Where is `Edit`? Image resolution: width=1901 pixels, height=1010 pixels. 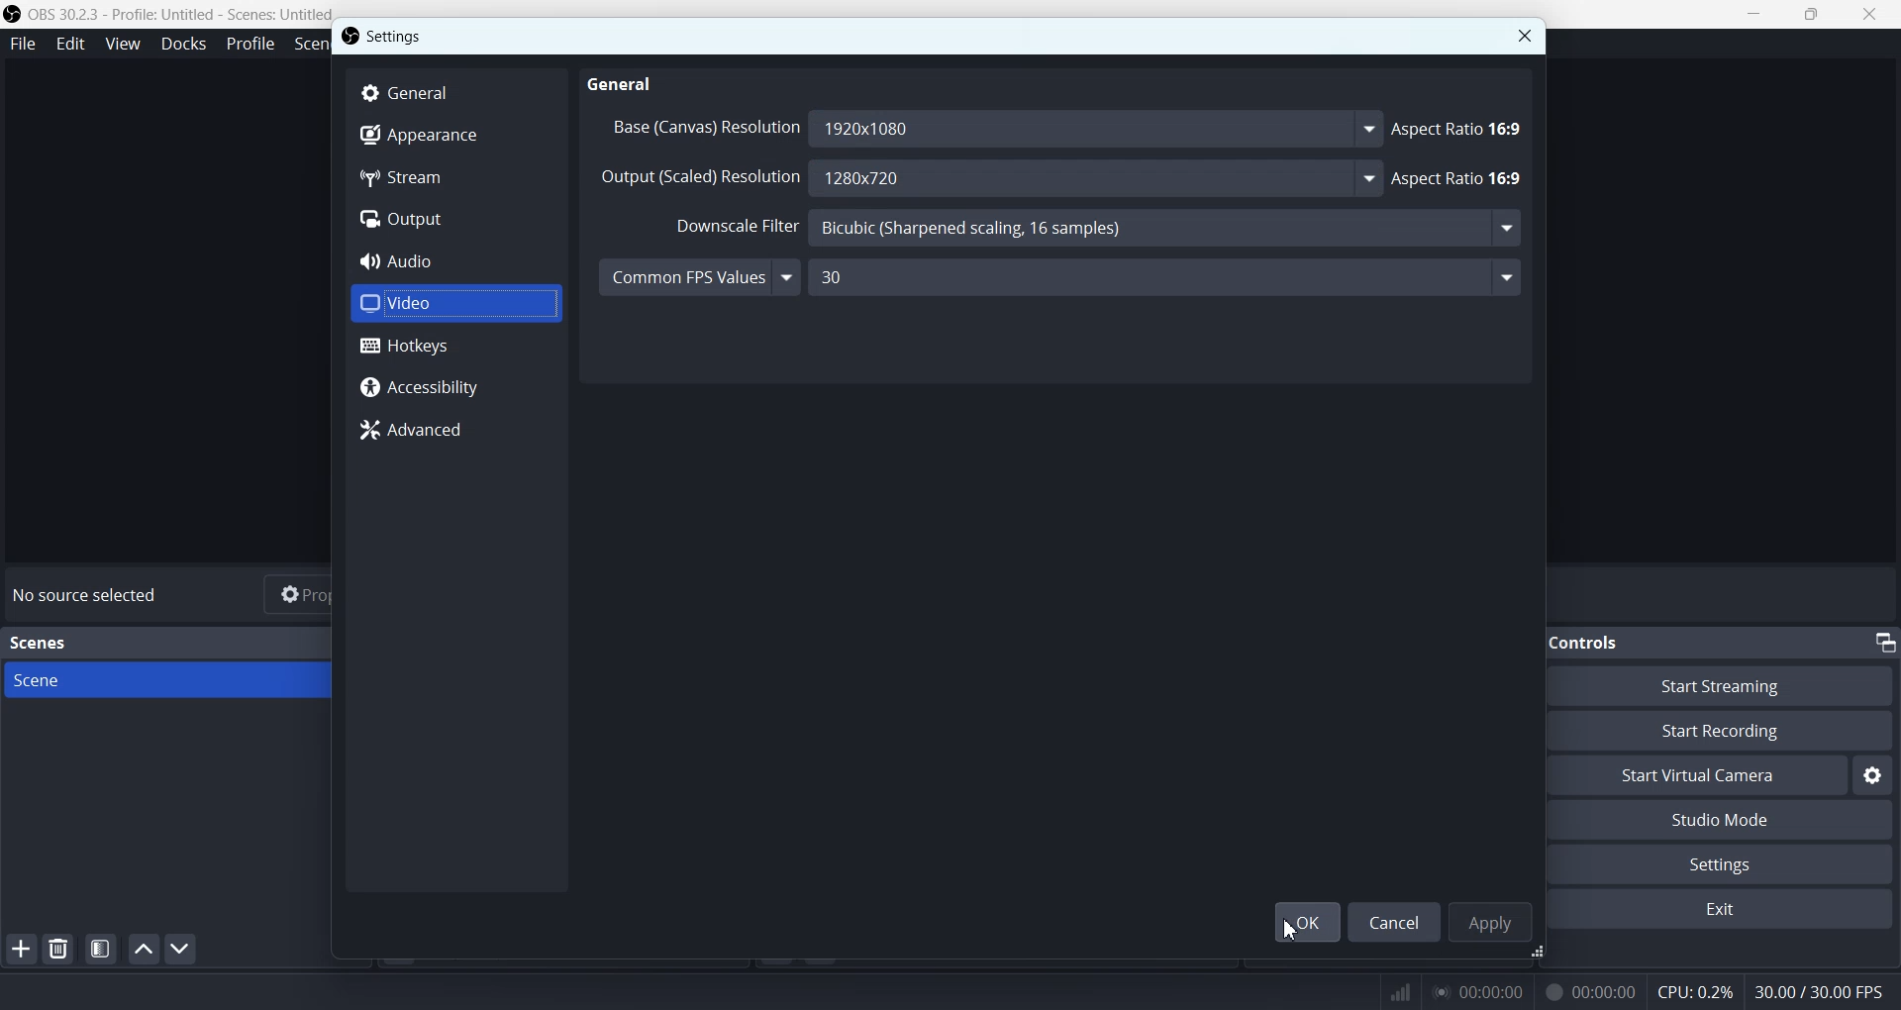
Edit is located at coordinates (70, 44).